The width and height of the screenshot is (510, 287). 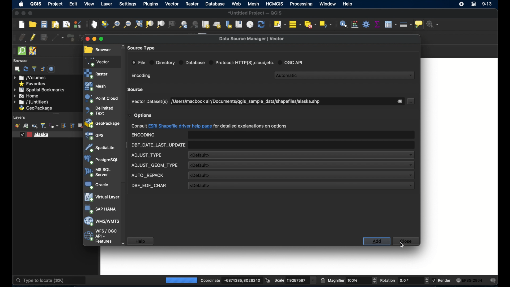 What do you see at coordinates (195, 24) in the screenshot?
I see `zoom next` at bounding box center [195, 24].